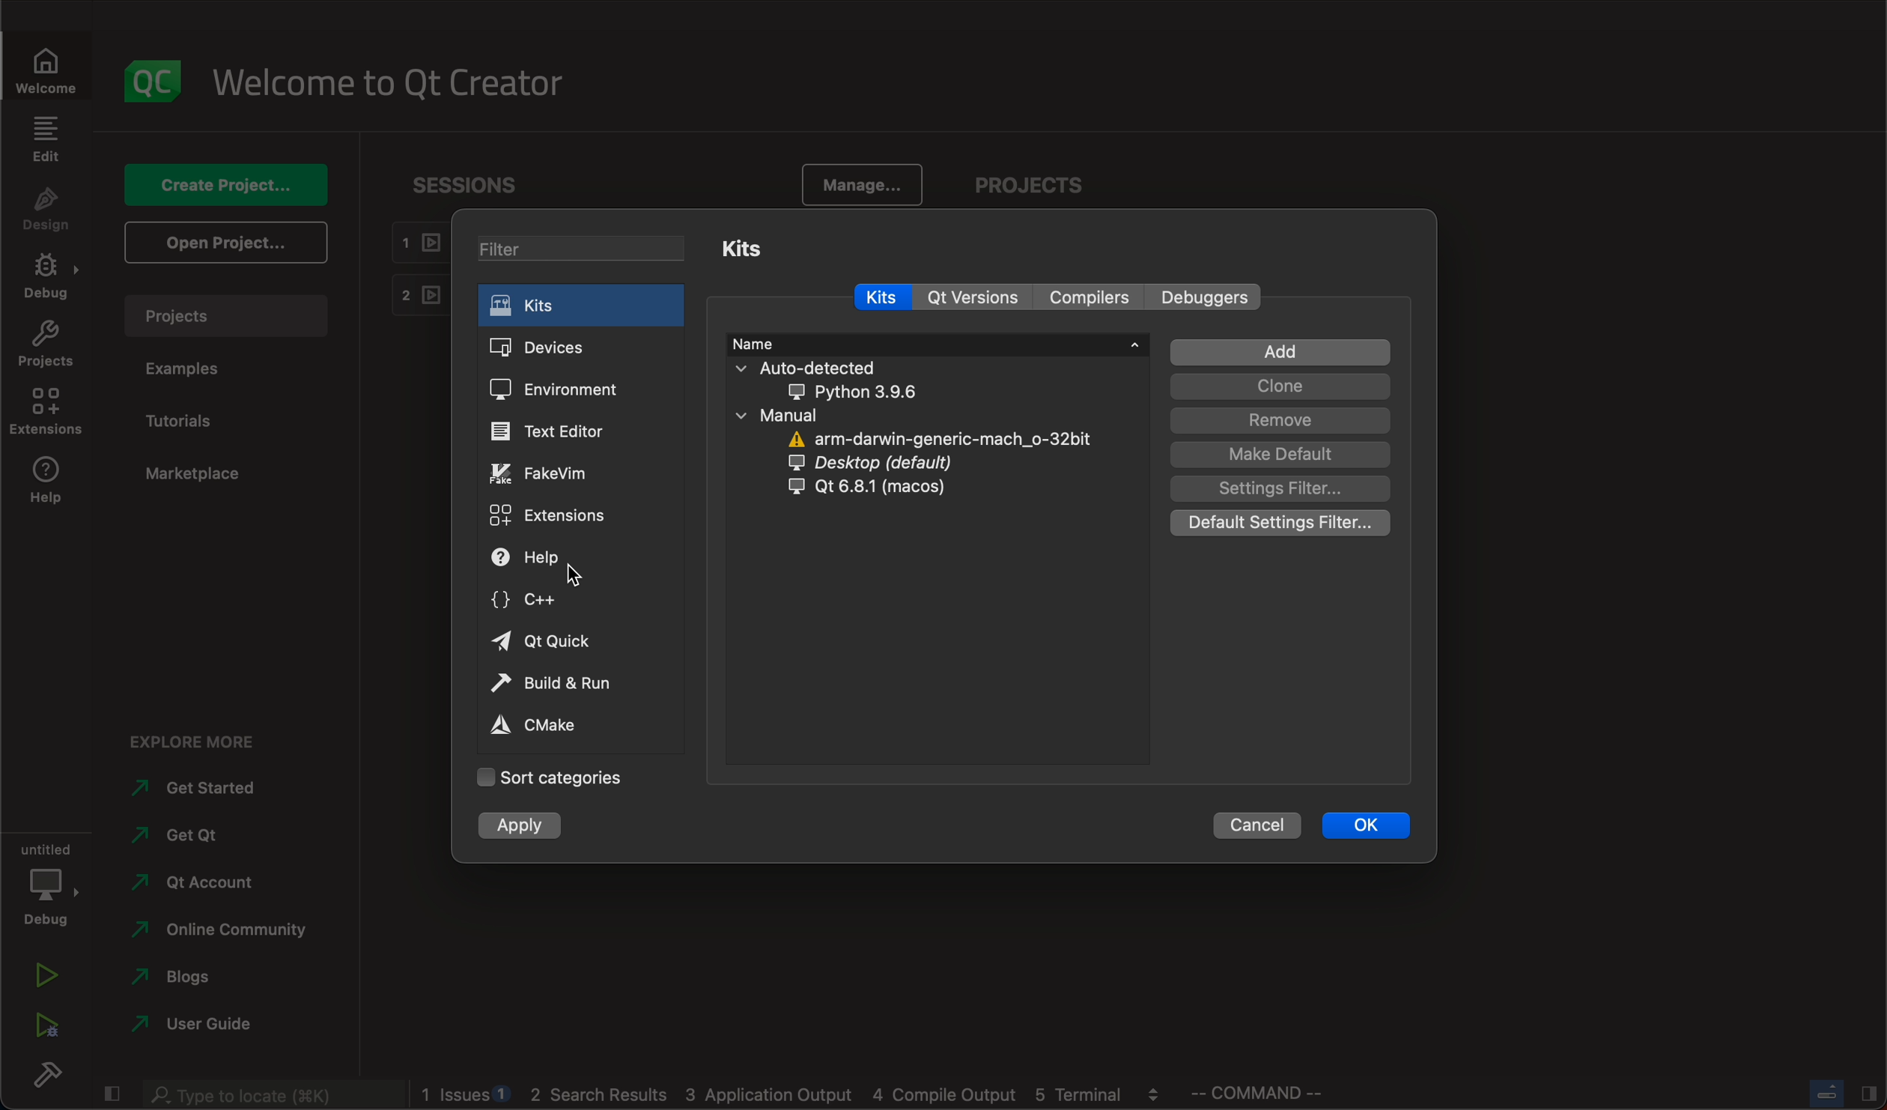 This screenshot has height=1110, width=1887. Describe the element at coordinates (48, 216) in the screenshot. I see `design` at that location.